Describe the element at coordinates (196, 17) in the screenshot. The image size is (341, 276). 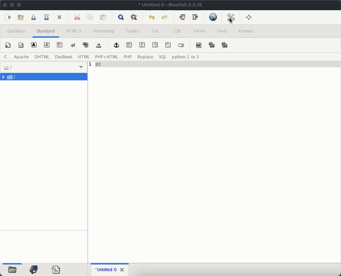
I see `indent` at that location.